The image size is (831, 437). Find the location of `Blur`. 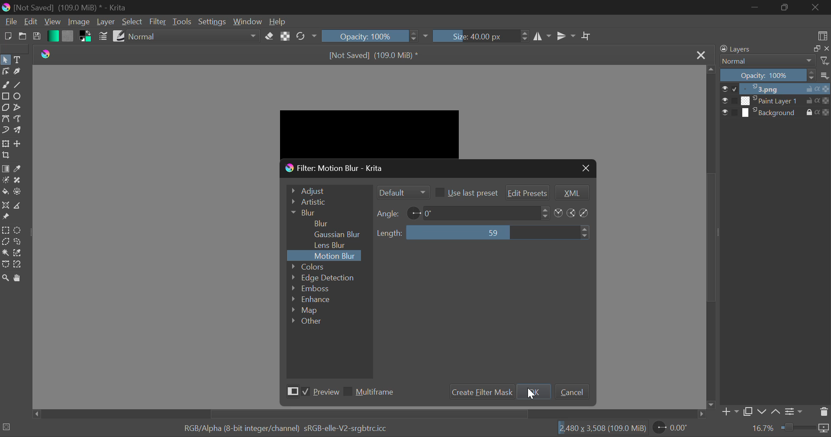

Blur is located at coordinates (327, 212).